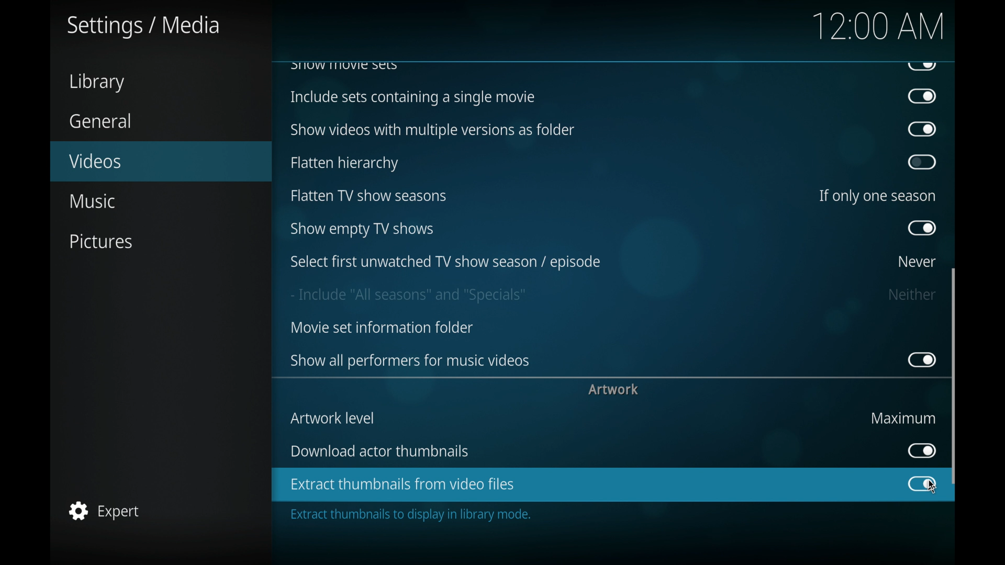 The height and width of the screenshot is (565, 1005). What do you see at coordinates (344, 66) in the screenshot?
I see `show movie sets` at bounding box center [344, 66].